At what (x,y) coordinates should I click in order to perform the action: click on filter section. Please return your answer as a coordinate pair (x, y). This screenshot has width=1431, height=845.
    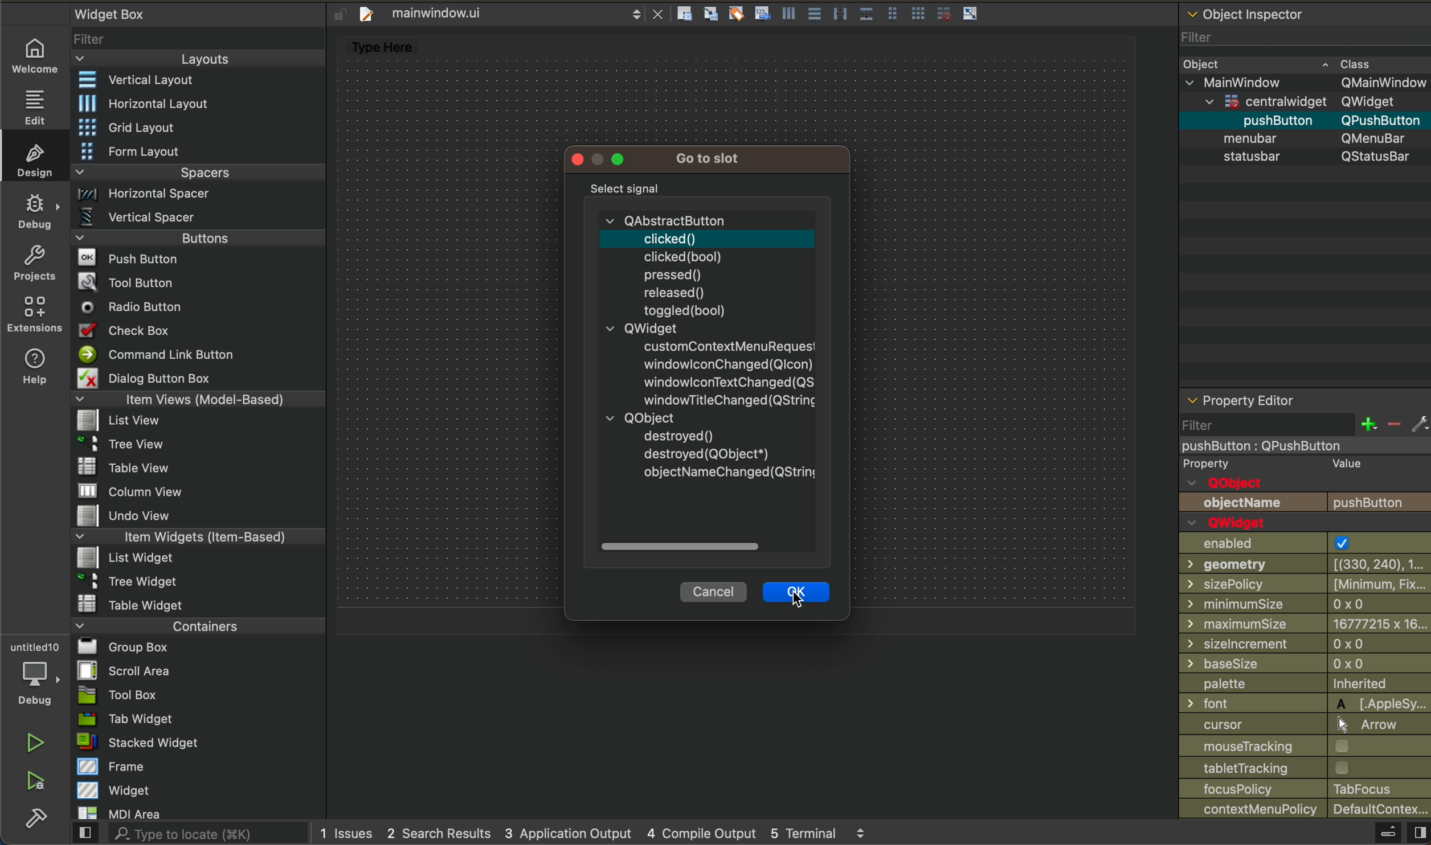
    Looking at the image, I should click on (1305, 426).